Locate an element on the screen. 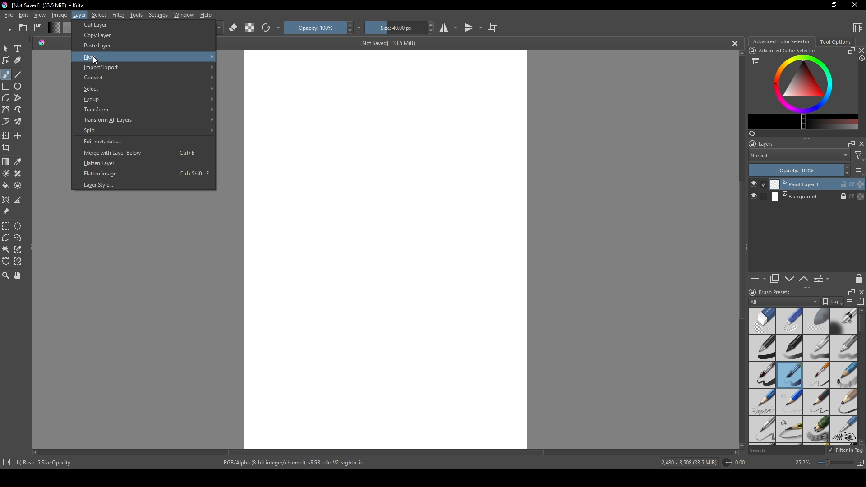 The height and width of the screenshot is (487, 866). Split is located at coordinates (146, 130).